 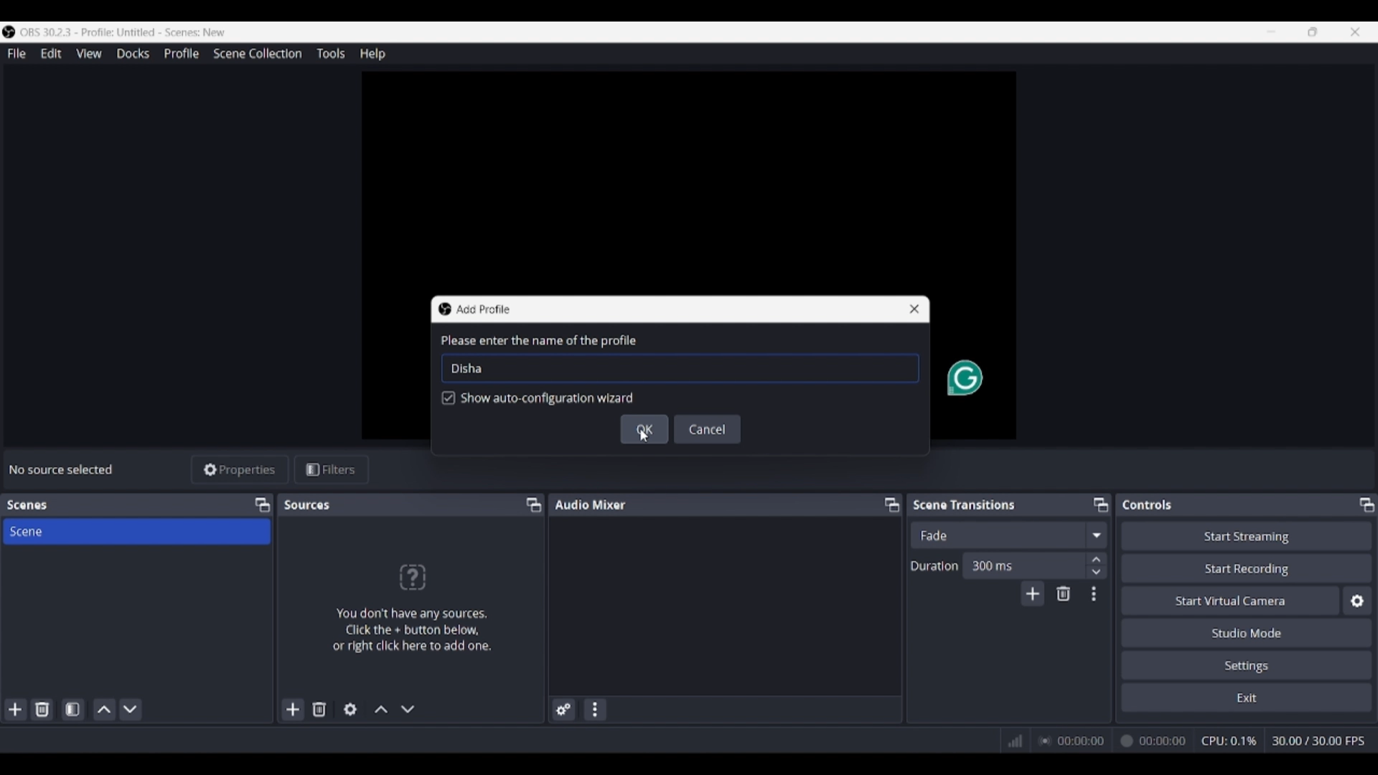 What do you see at coordinates (408, 709) in the screenshot?
I see `Move source down` at bounding box center [408, 709].